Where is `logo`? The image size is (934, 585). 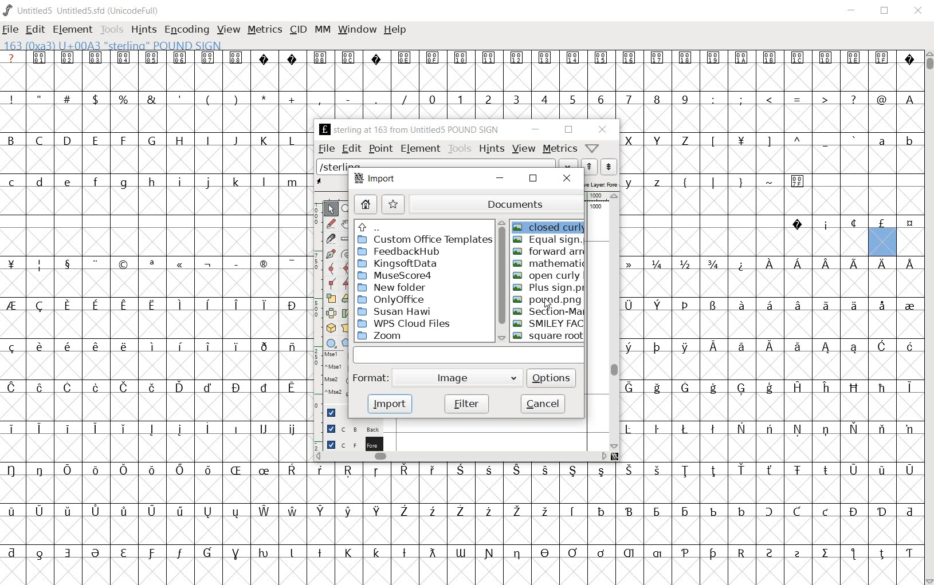
logo is located at coordinates (8, 10).